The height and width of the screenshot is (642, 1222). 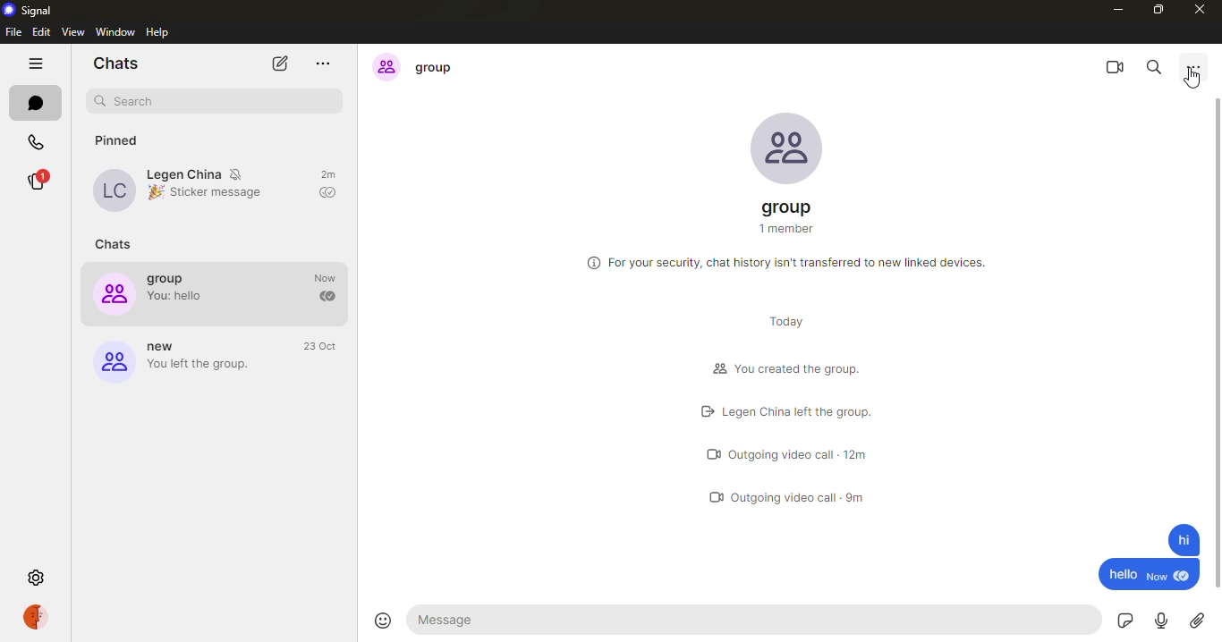 I want to click on settings, so click(x=34, y=576).